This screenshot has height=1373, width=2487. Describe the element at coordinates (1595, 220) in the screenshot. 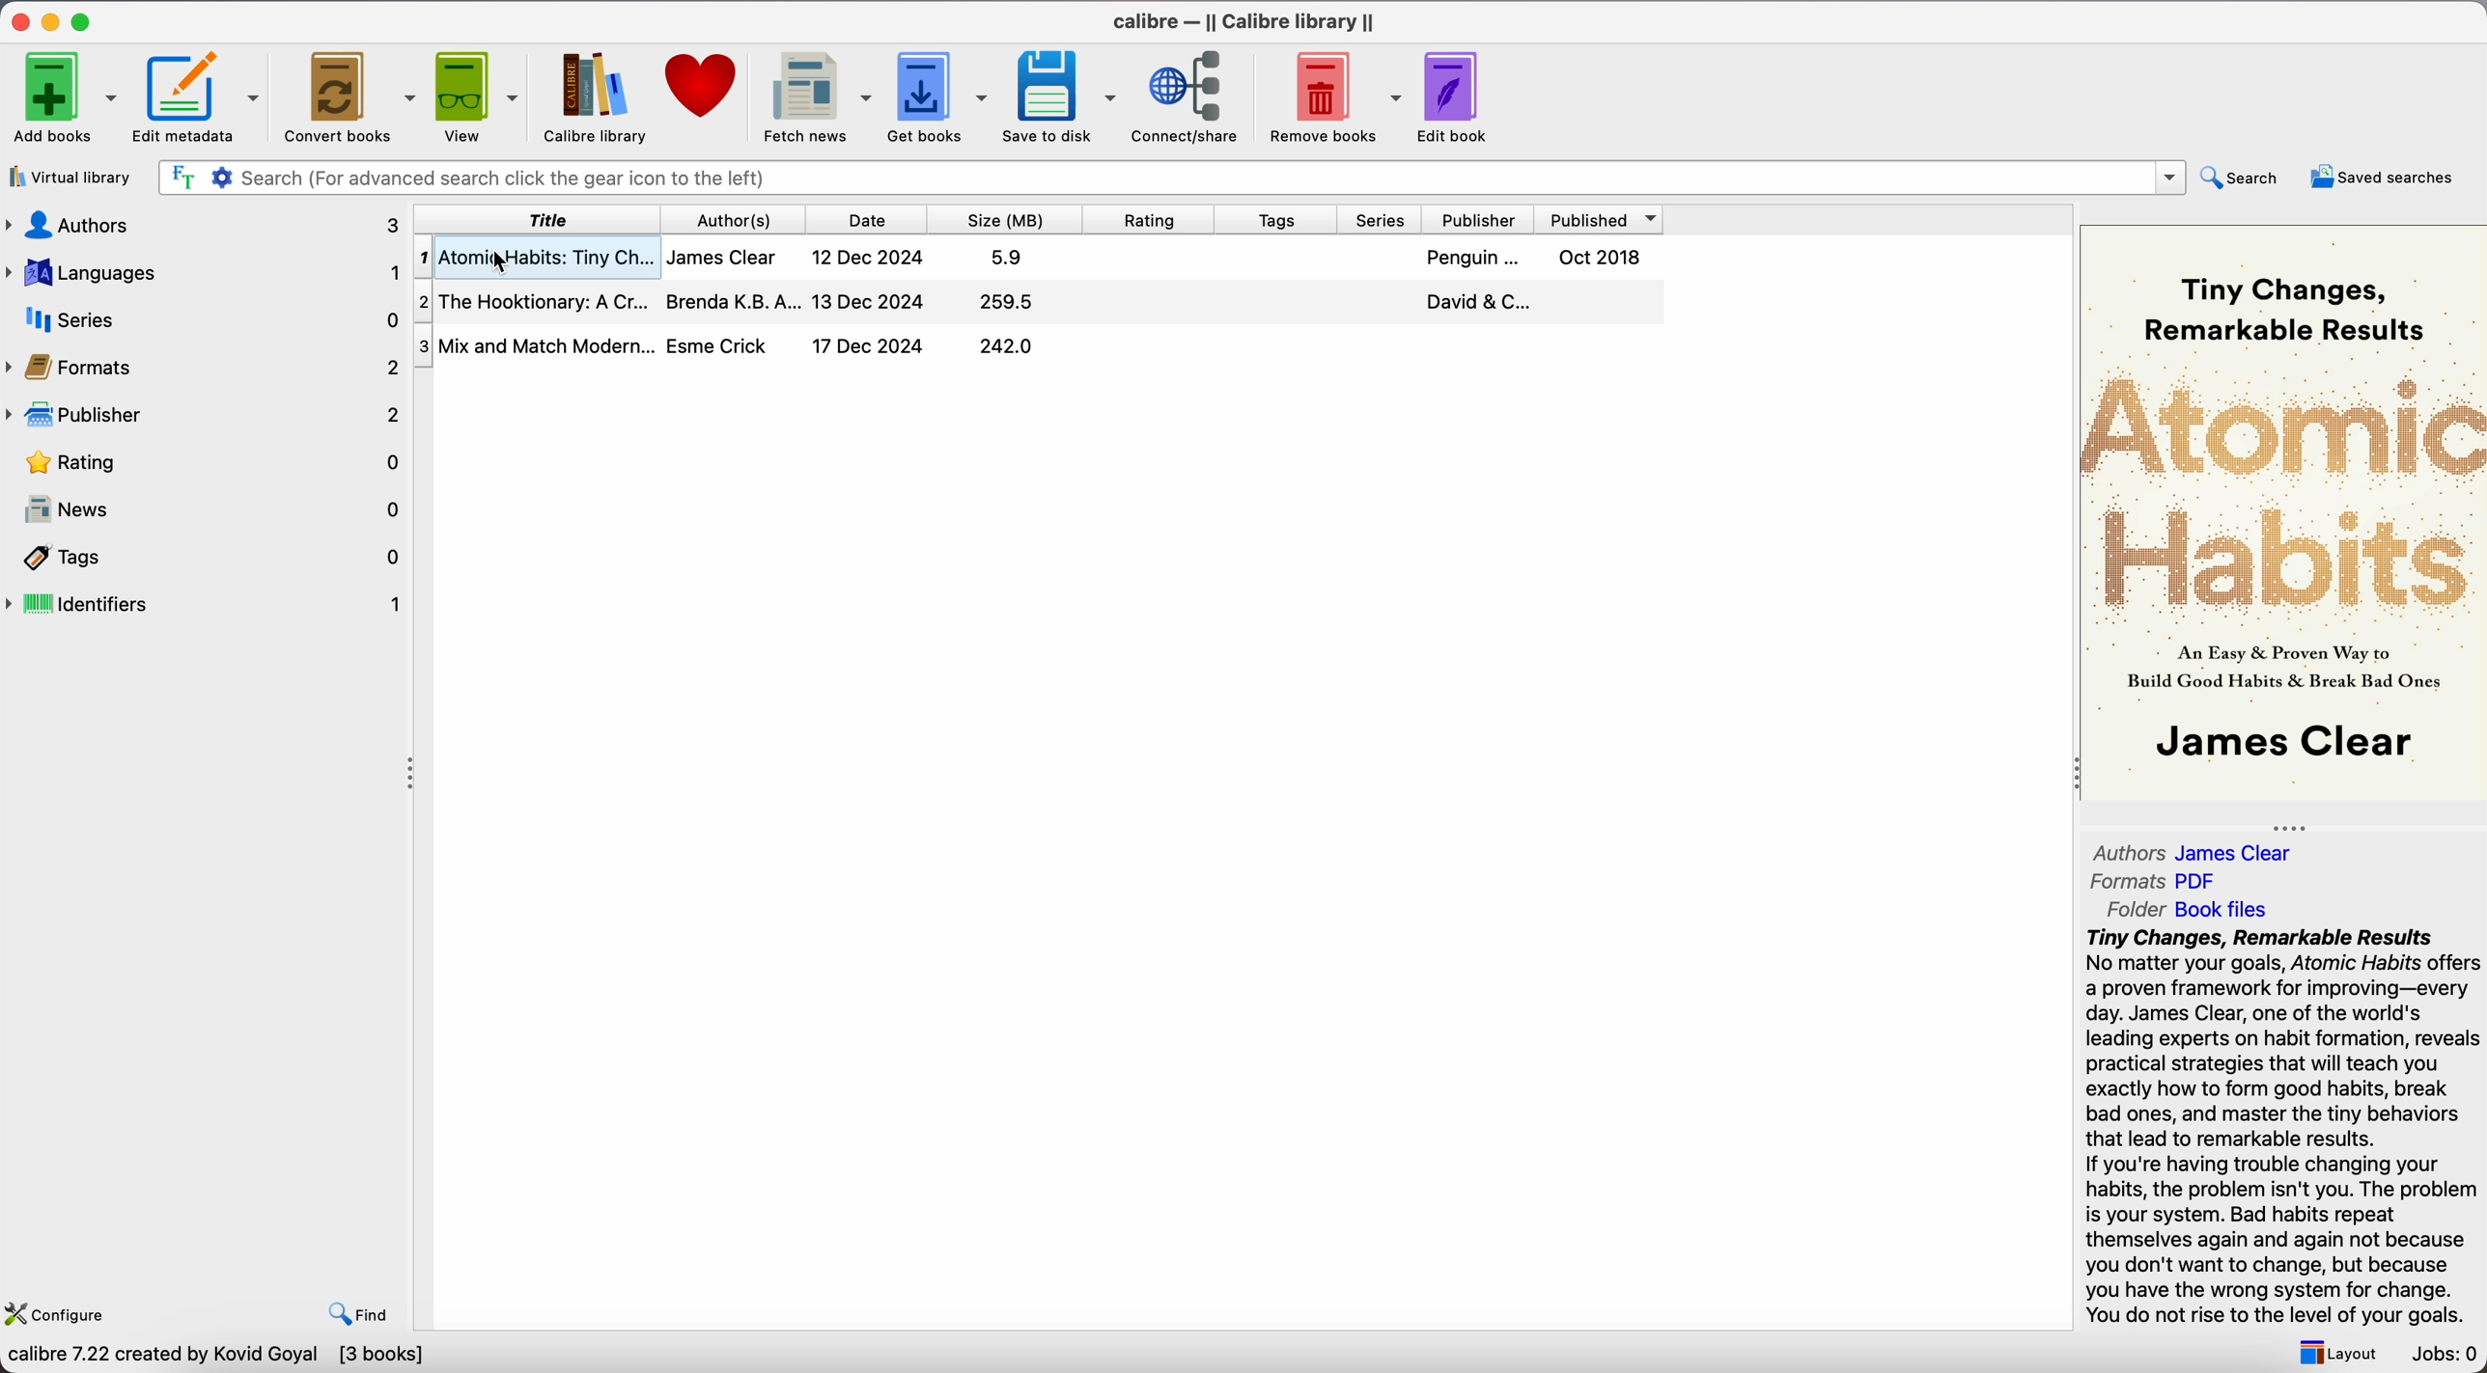

I see `published` at that location.